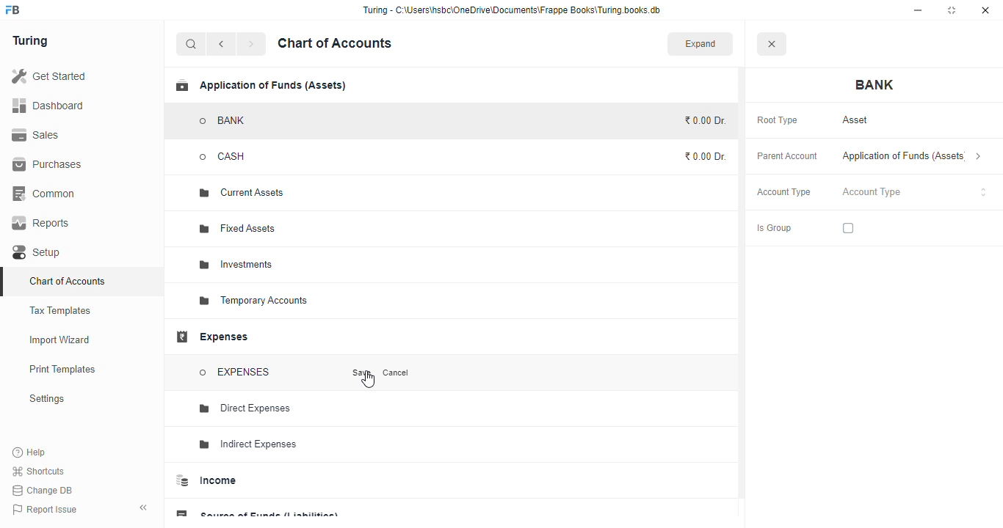 The image size is (1003, 528). What do you see at coordinates (68, 281) in the screenshot?
I see `chart of accounts` at bounding box center [68, 281].